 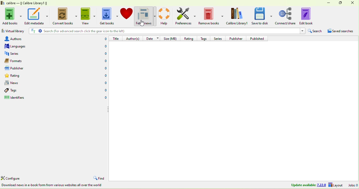 What do you see at coordinates (40, 38) in the screenshot?
I see `authors` at bounding box center [40, 38].